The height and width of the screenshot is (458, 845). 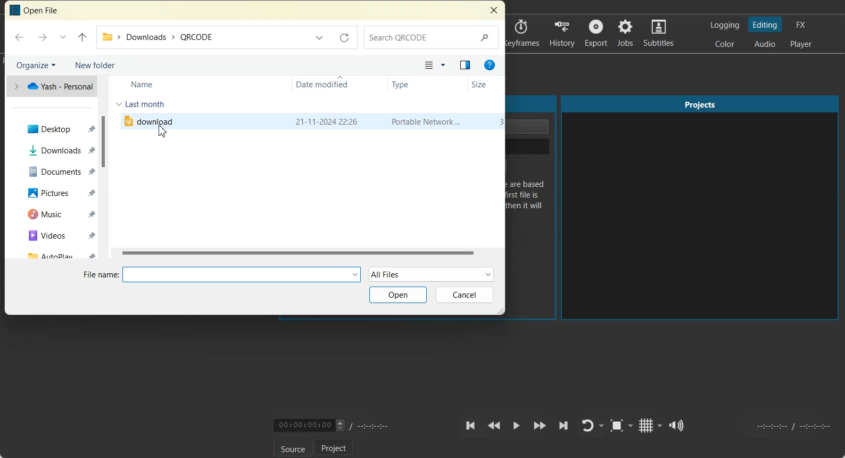 What do you see at coordinates (344, 37) in the screenshot?
I see `Refersh` at bounding box center [344, 37].